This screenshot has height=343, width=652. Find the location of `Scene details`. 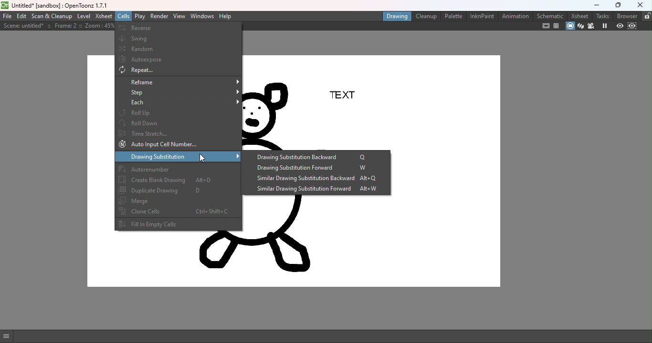

Scene details is located at coordinates (57, 27).